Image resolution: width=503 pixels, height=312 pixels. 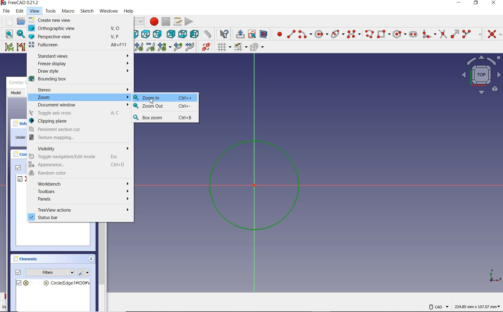 I want to click on split edge, so click(x=471, y=34).